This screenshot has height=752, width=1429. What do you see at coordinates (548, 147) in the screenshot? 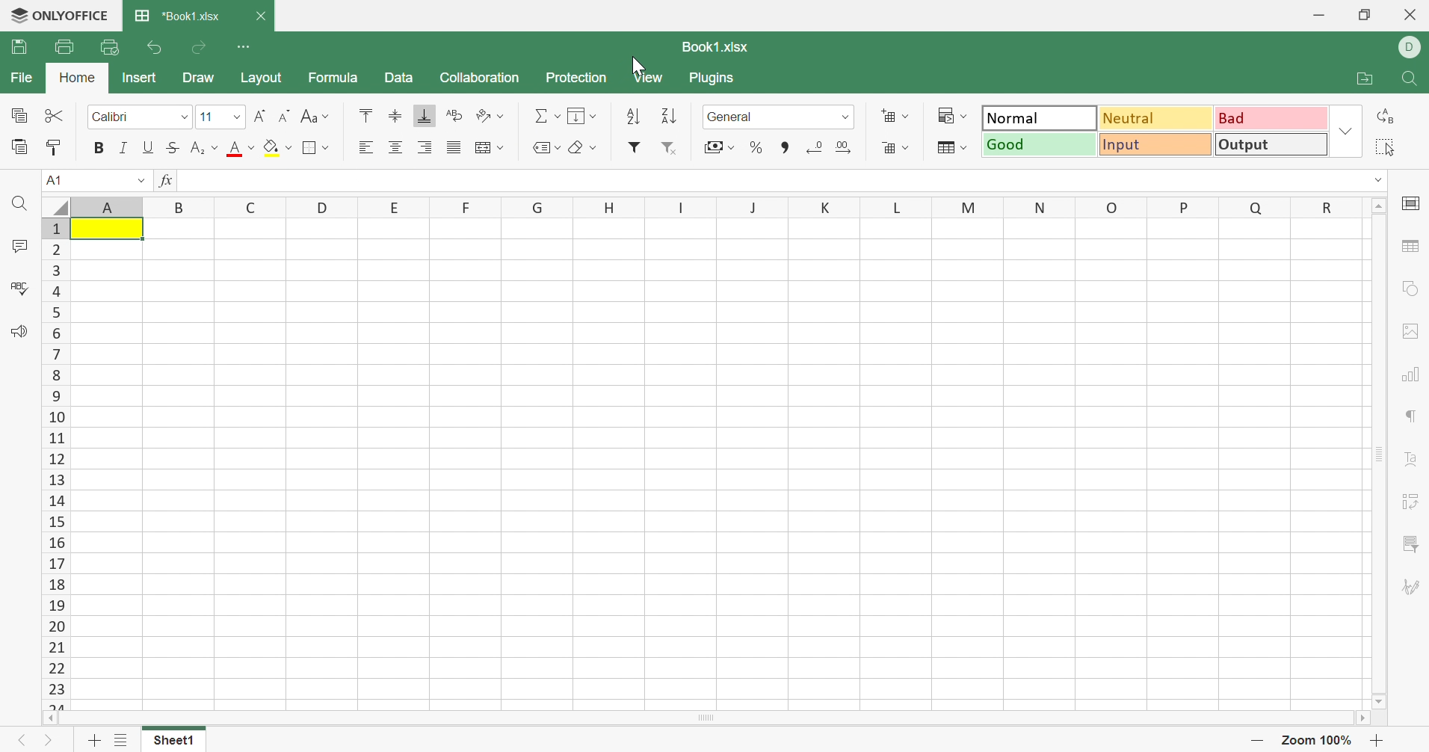
I see `Named ranges` at bounding box center [548, 147].